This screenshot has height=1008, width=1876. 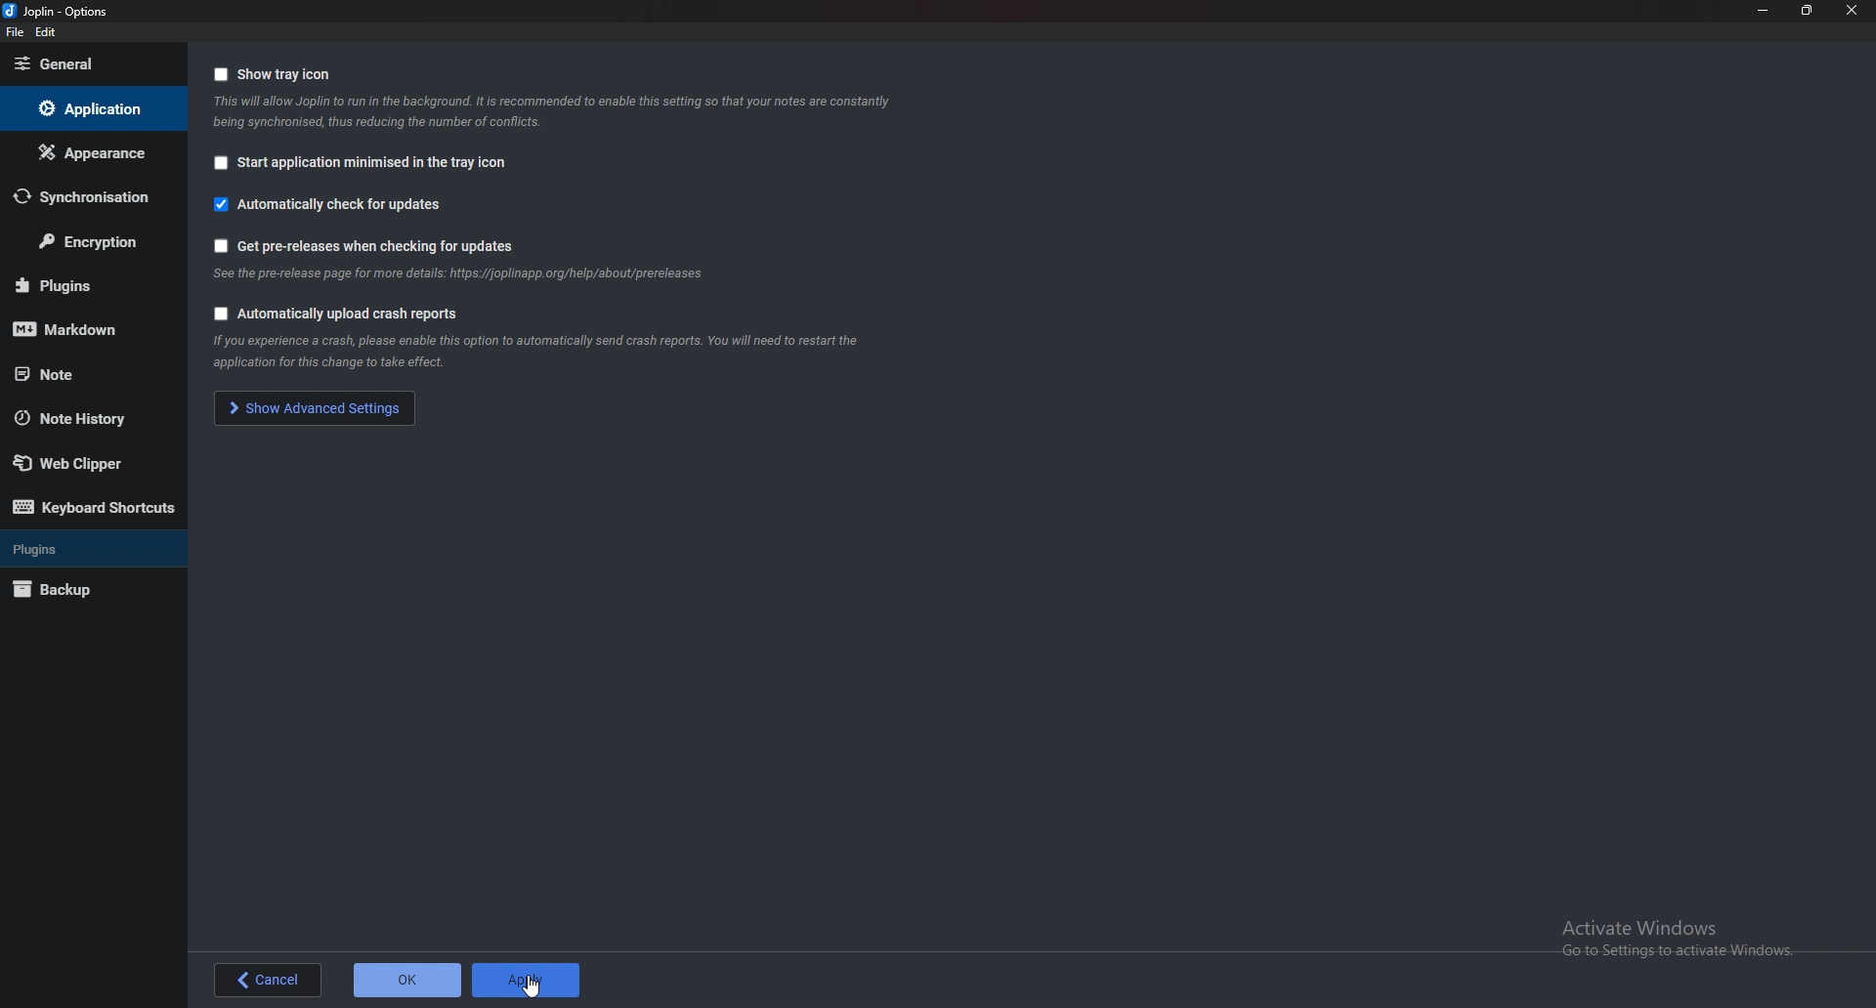 I want to click on Checkbox , so click(x=220, y=245).